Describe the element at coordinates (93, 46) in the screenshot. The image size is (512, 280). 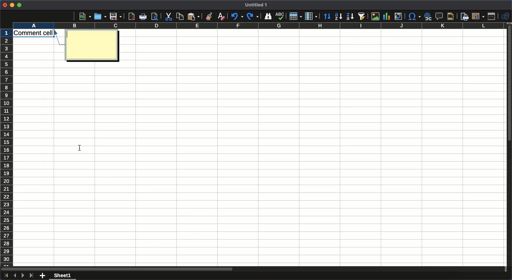
I see `Custom comment box for cell` at that location.